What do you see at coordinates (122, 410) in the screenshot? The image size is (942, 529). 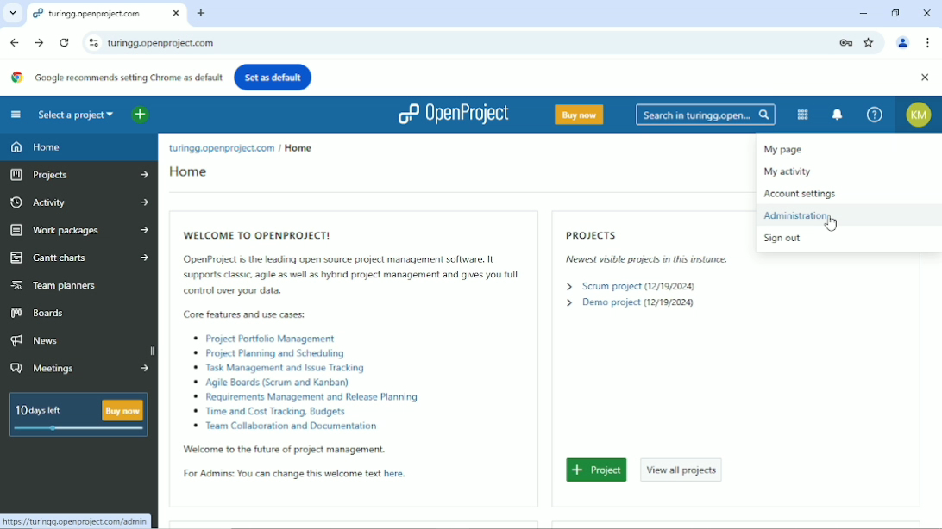 I see `buy now` at bounding box center [122, 410].